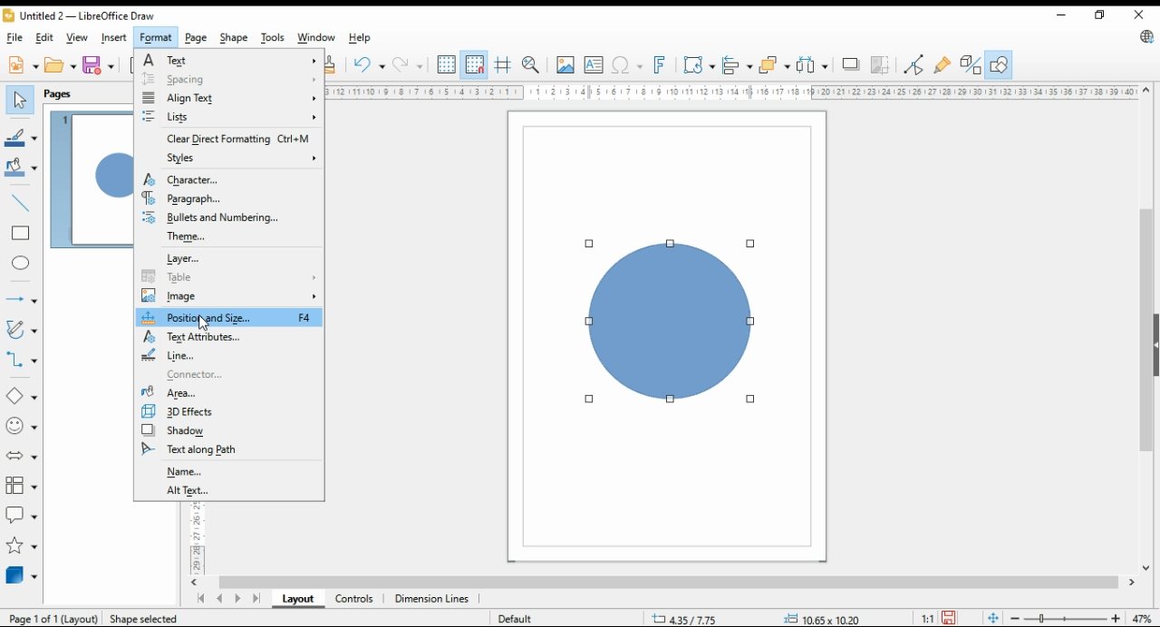 This screenshot has height=627, width=1160. What do you see at coordinates (44, 37) in the screenshot?
I see `edit` at bounding box center [44, 37].